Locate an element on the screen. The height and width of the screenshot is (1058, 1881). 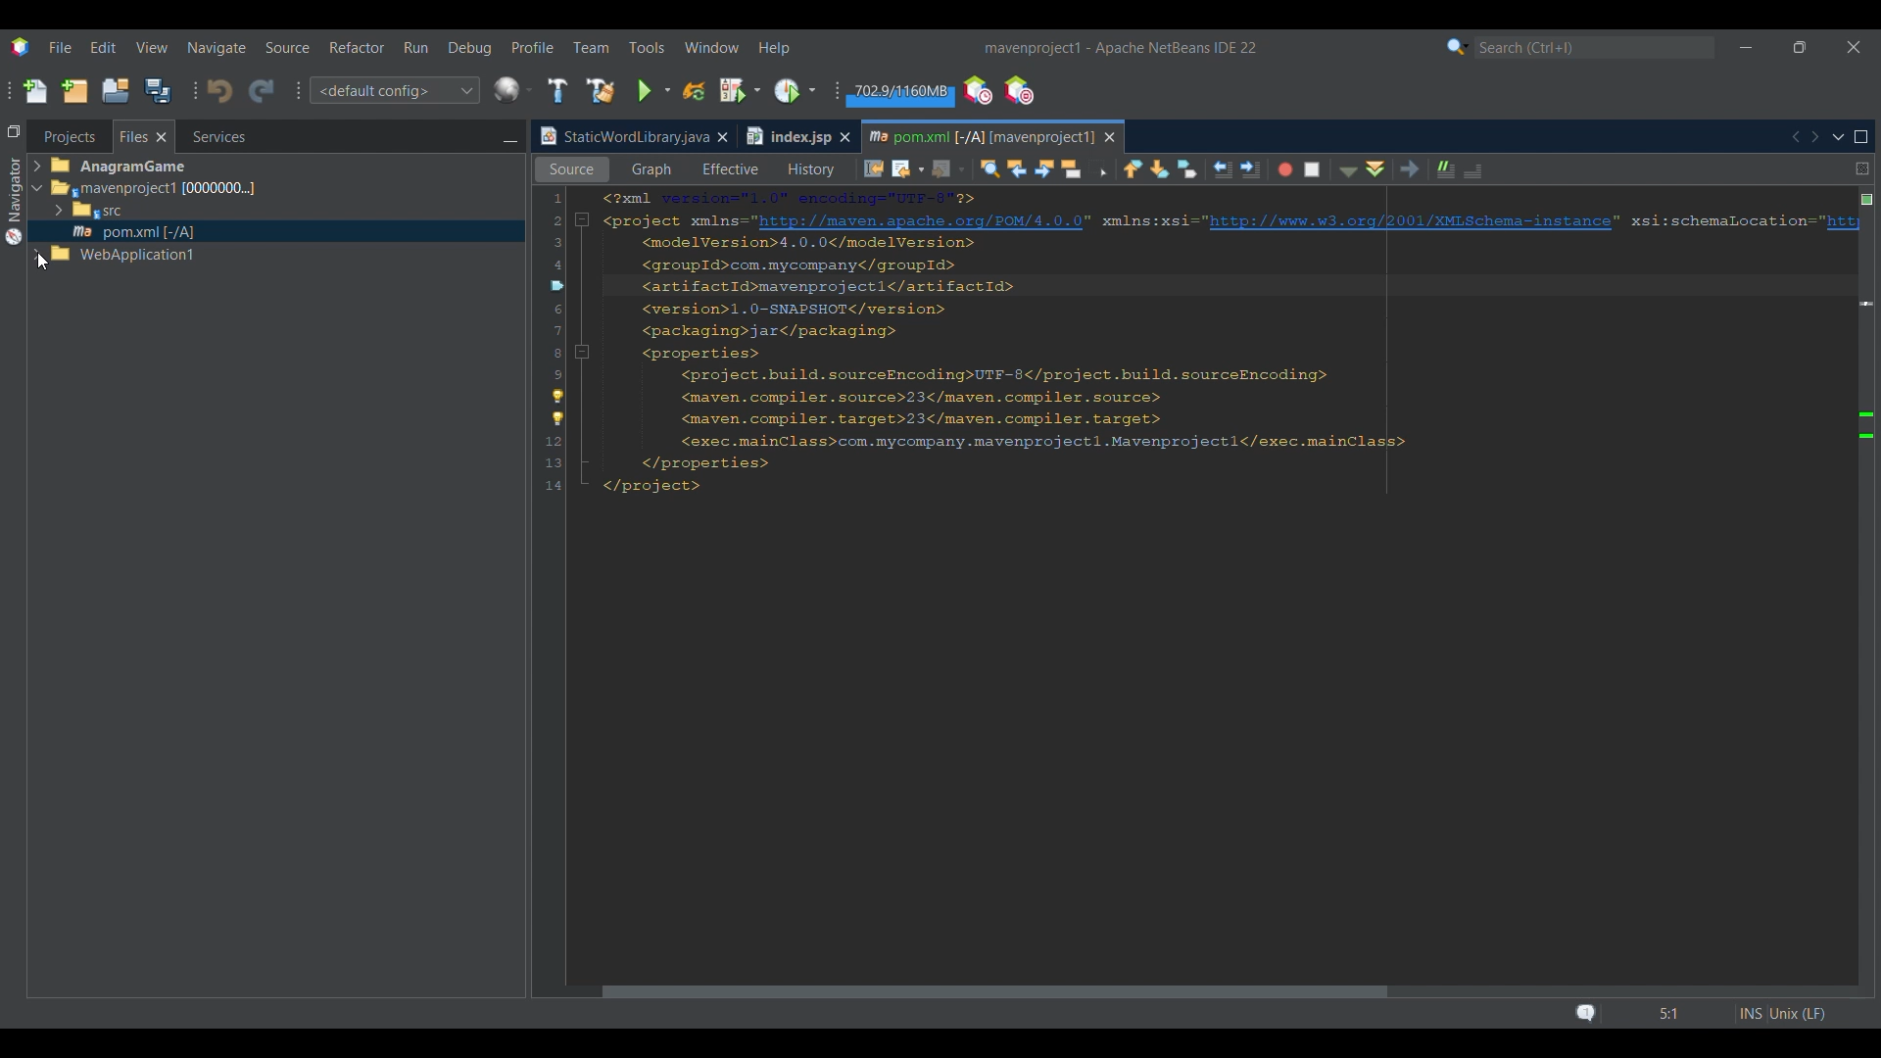
Navigator menu is located at coordinates (12, 201).